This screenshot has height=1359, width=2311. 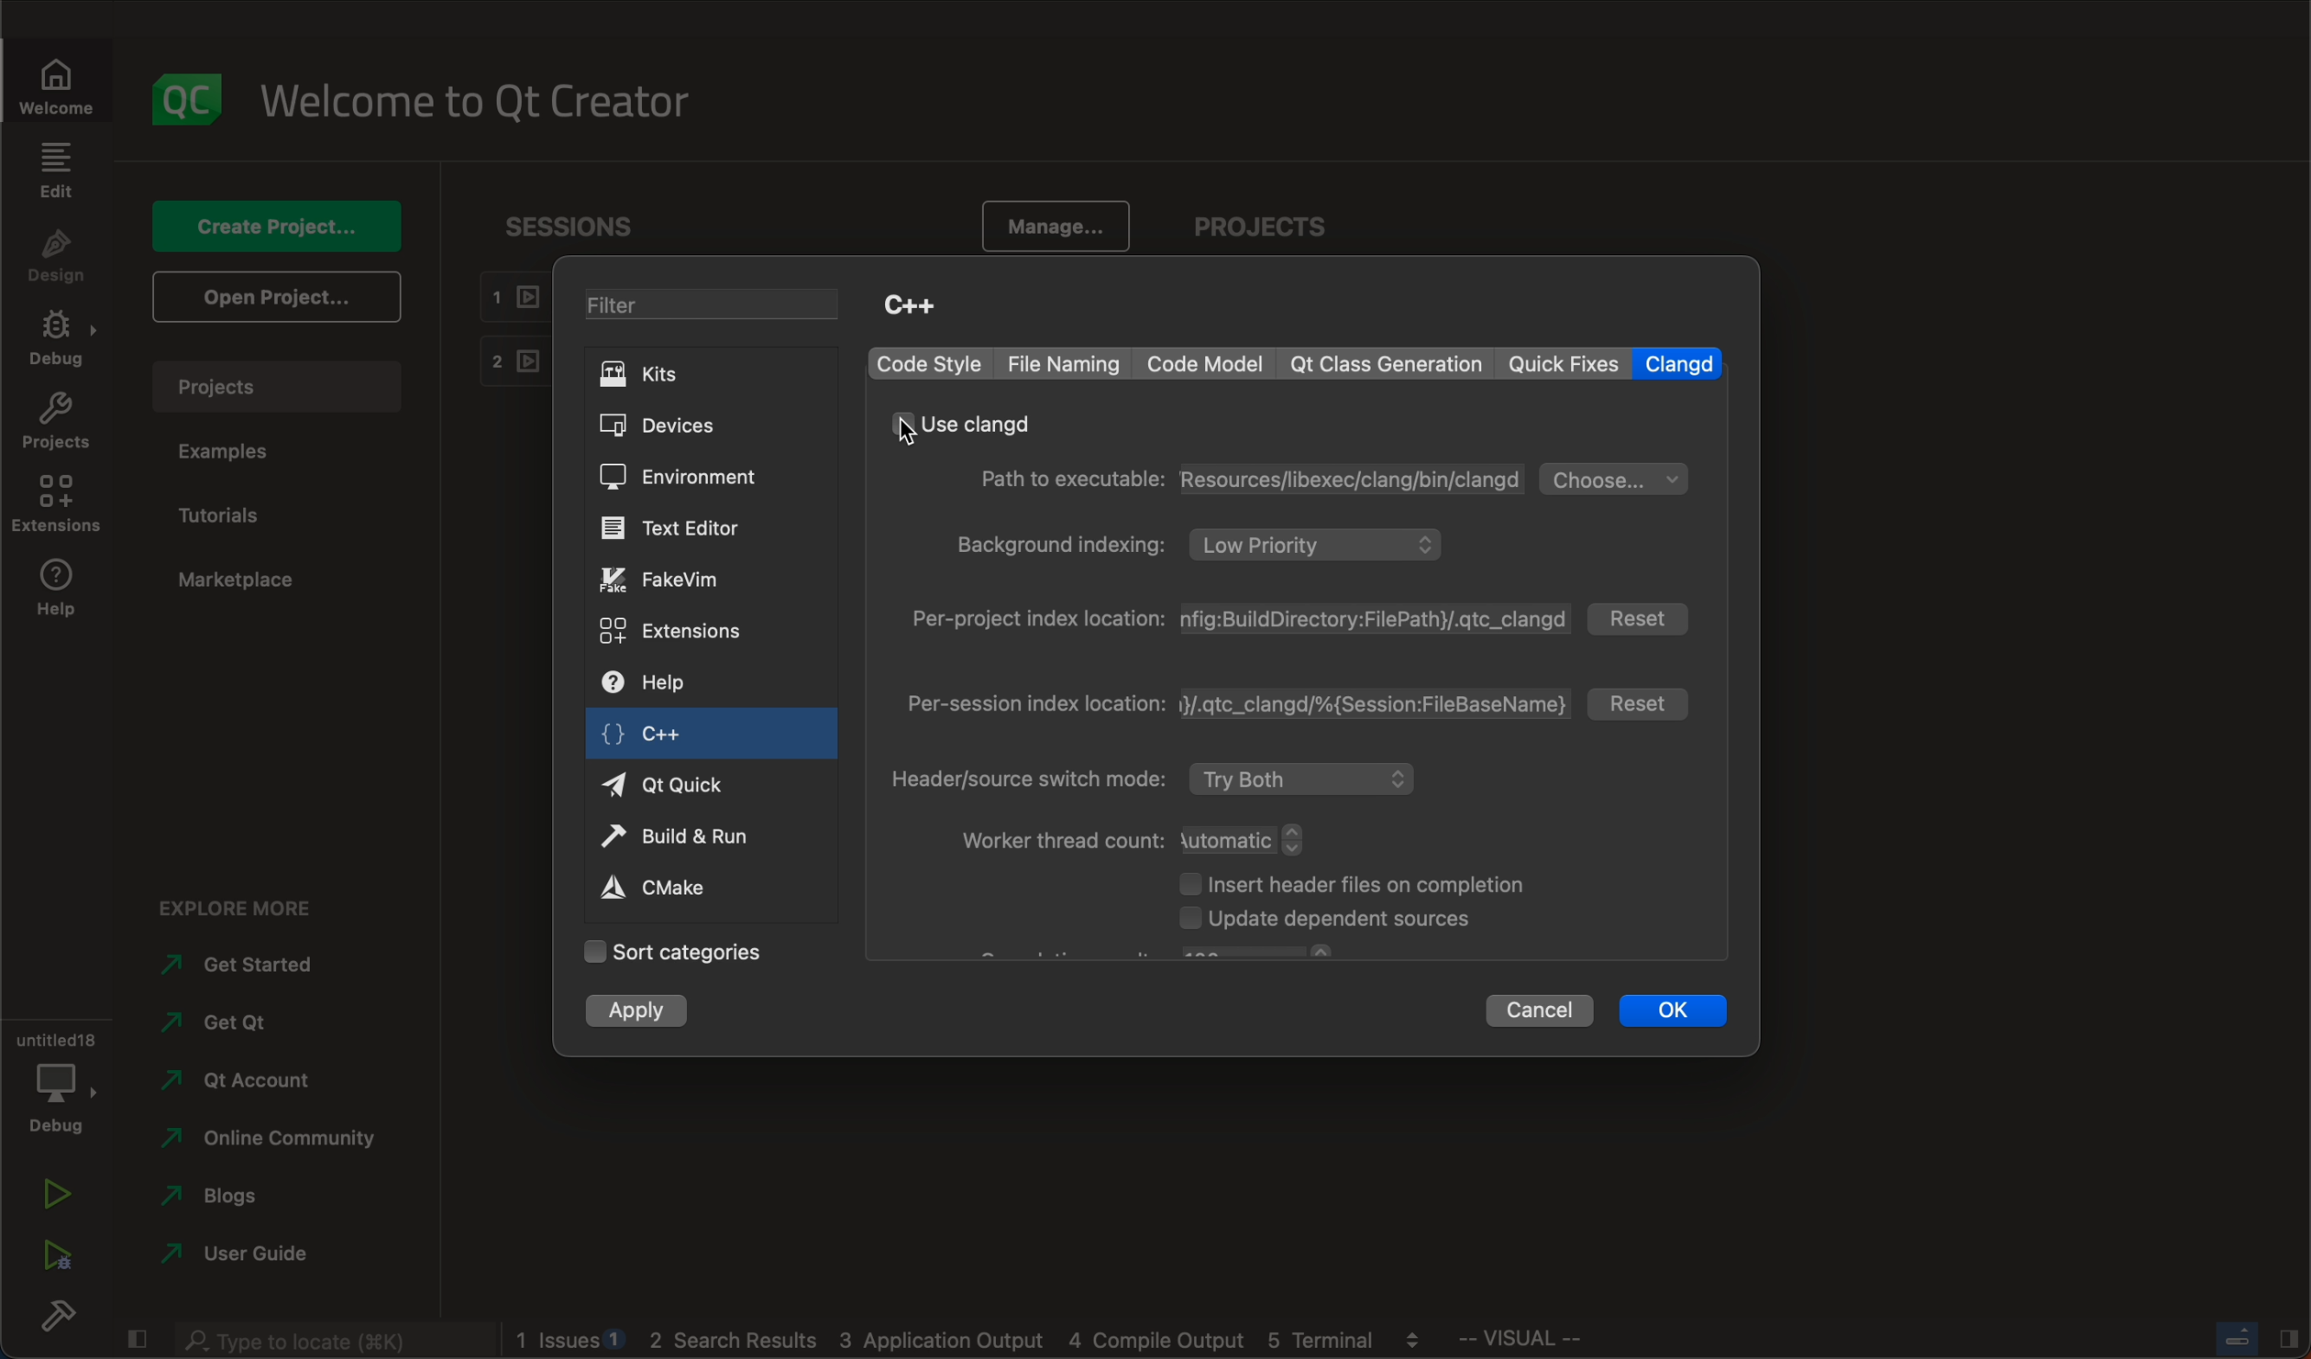 I want to click on edit, so click(x=55, y=171).